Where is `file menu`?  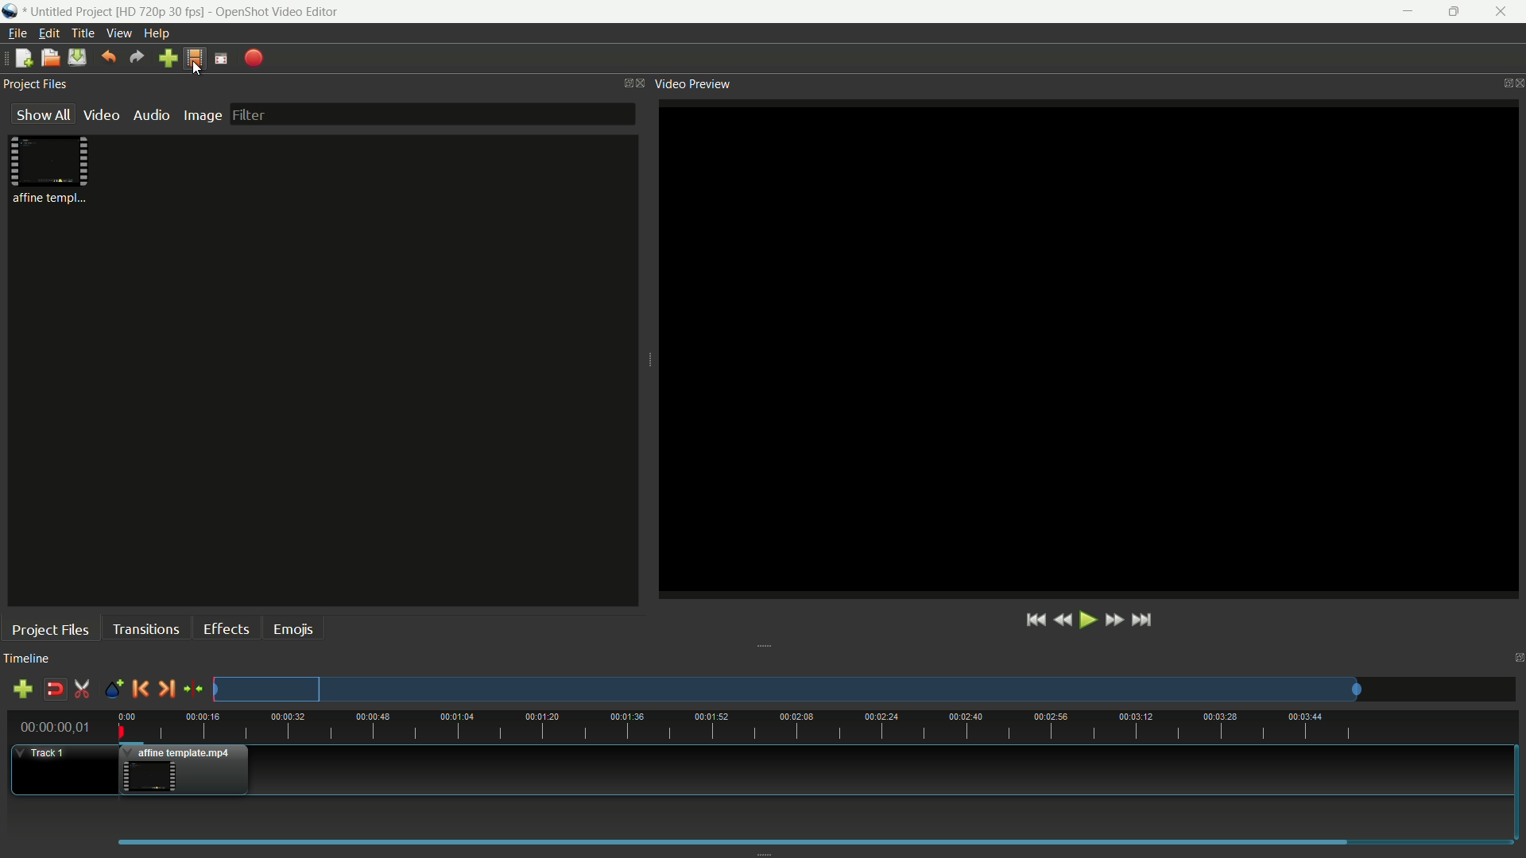
file menu is located at coordinates (17, 33).